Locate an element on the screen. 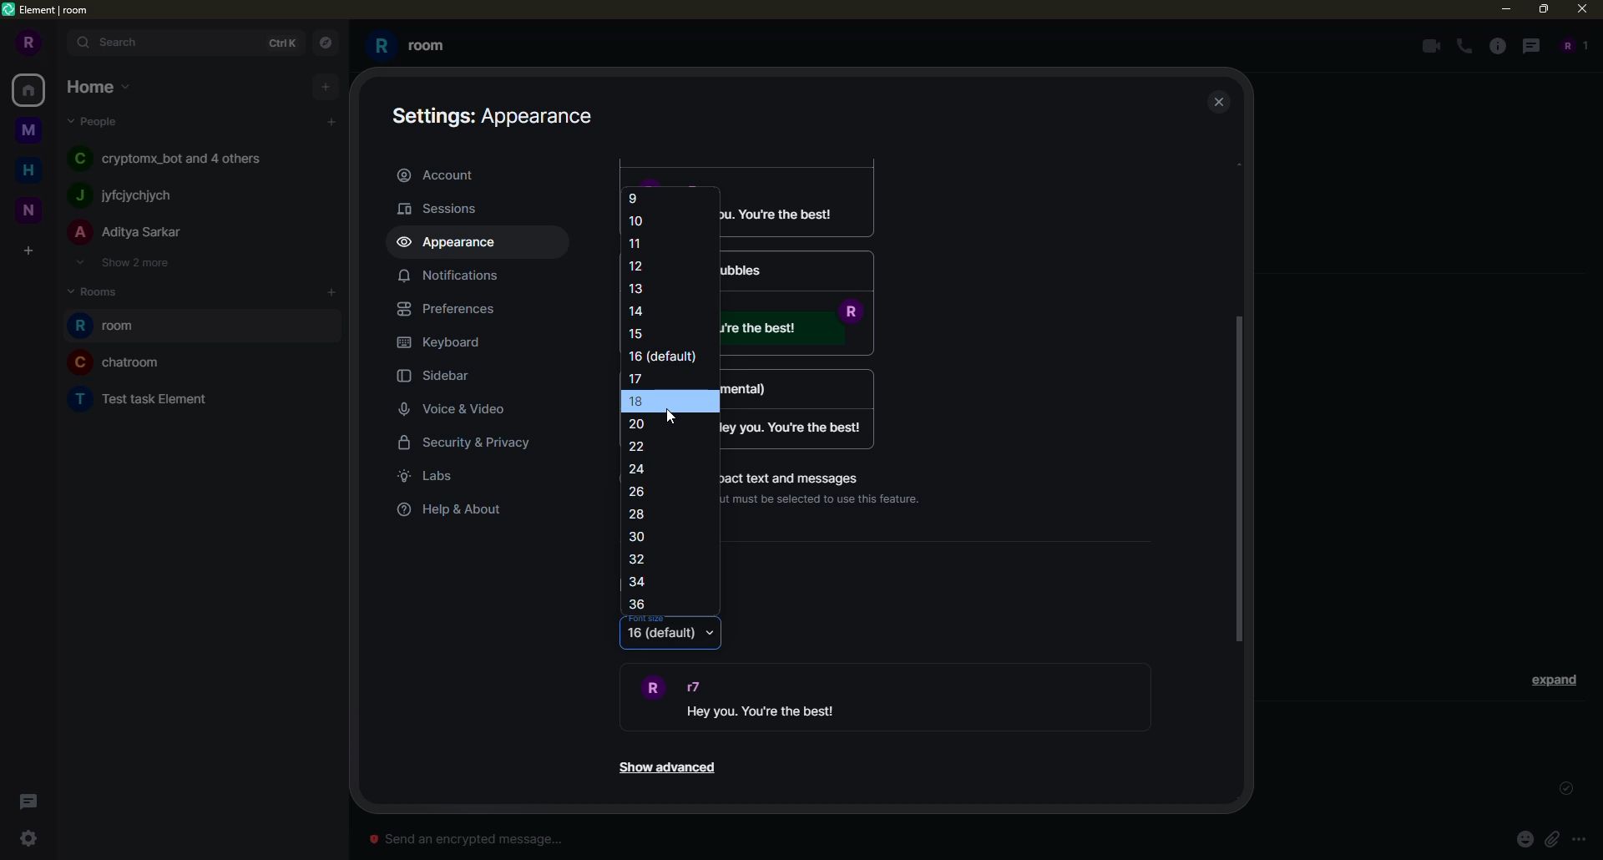 The width and height of the screenshot is (1603, 860). home is located at coordinates (33, 168).